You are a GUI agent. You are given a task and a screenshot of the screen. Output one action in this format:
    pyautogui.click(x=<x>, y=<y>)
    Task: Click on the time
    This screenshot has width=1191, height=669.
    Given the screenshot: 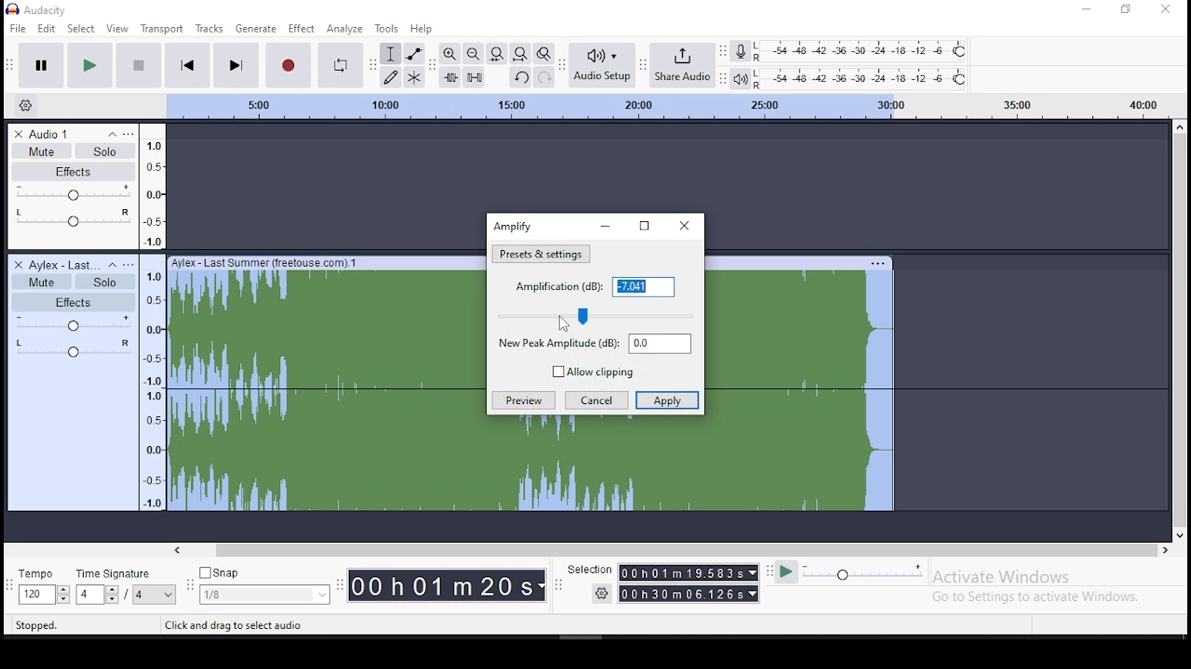 What is the action you would take?
    pyautogui.click(x=689, y=584)
    